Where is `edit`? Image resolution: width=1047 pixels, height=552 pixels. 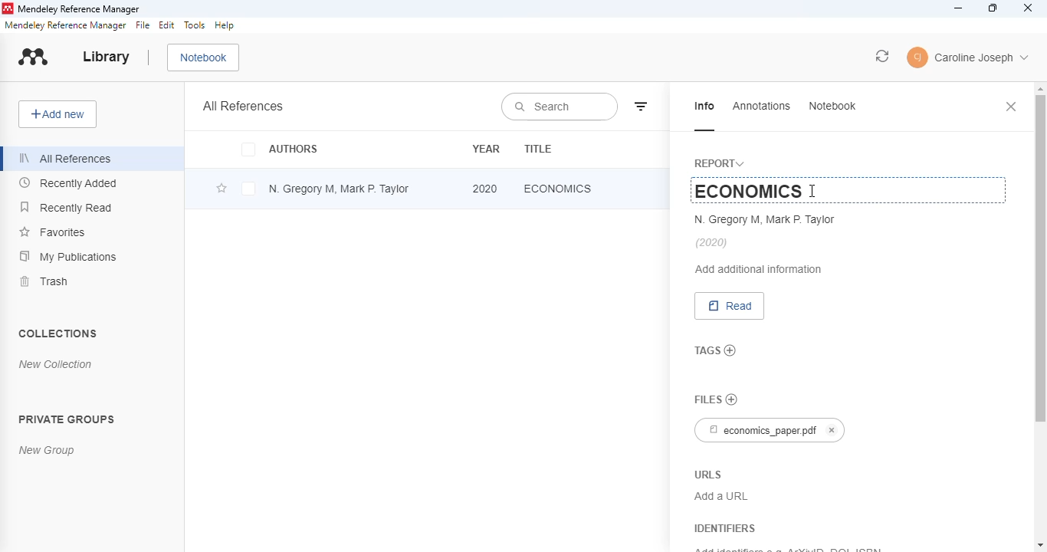 edit is located at coordinates (166, 25).